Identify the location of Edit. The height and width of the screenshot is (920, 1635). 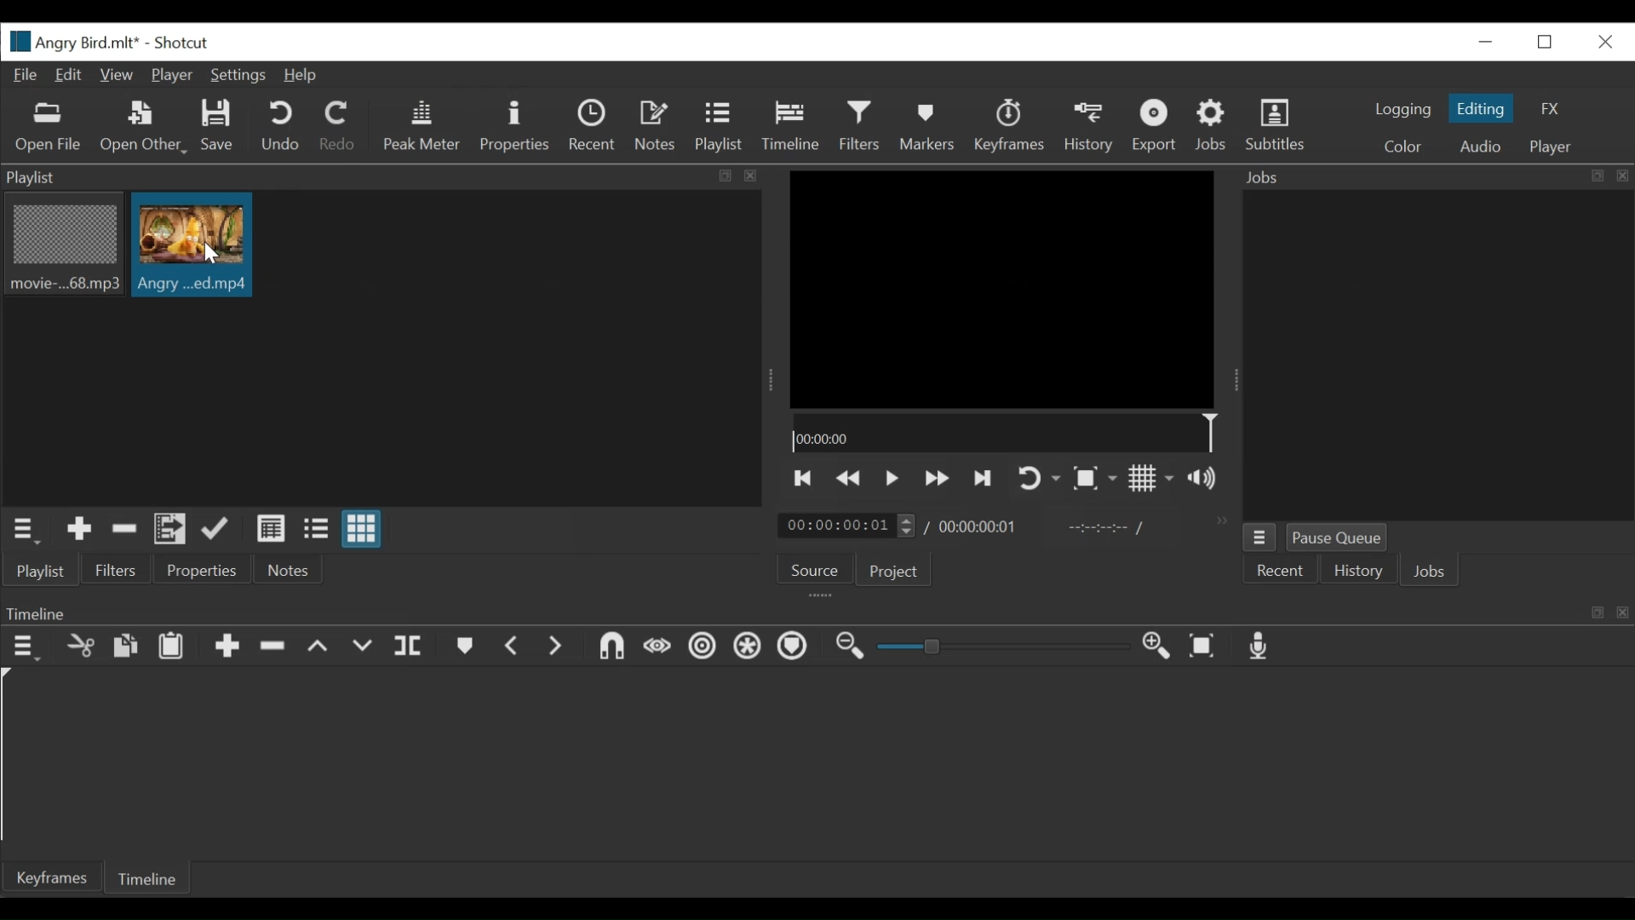
(71, 76).